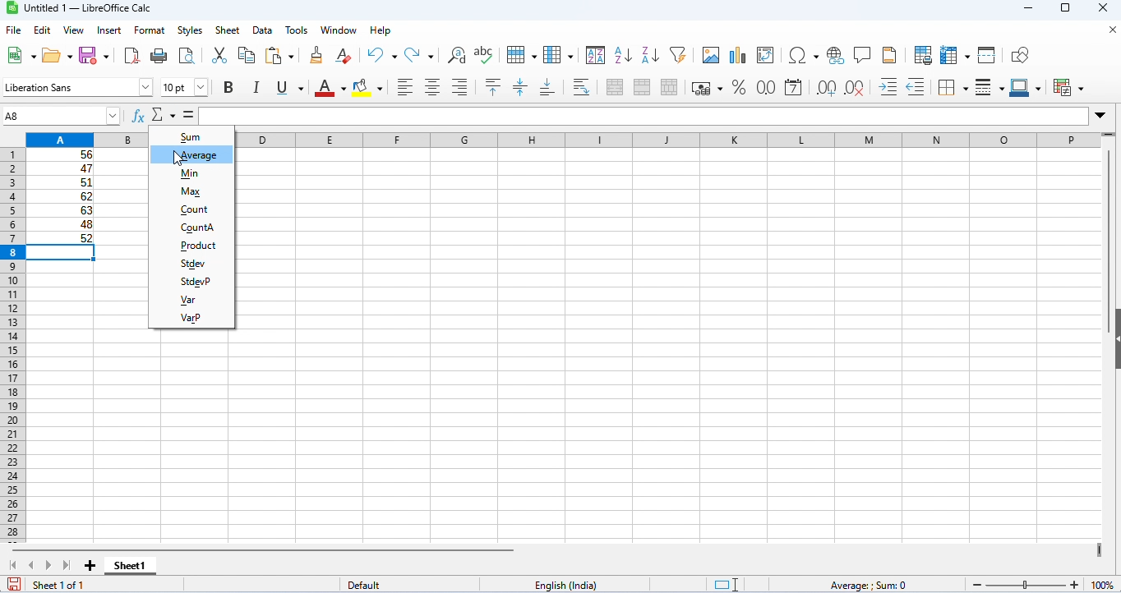 Image resolution: width=1121 pixels, height=593 pixels. Describe the element at coordinates (140, 115) in the screenshot. I see `function wizard` at that location.